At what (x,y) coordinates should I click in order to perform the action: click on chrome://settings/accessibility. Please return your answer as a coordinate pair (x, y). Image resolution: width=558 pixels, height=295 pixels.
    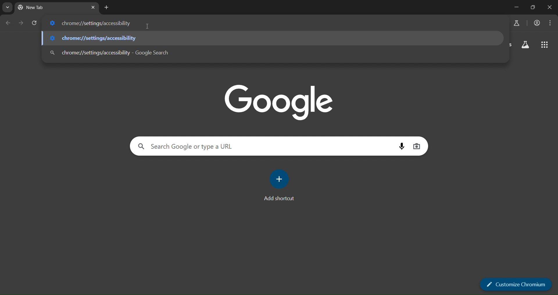
    Looking at the image, I should click on (268, 22).